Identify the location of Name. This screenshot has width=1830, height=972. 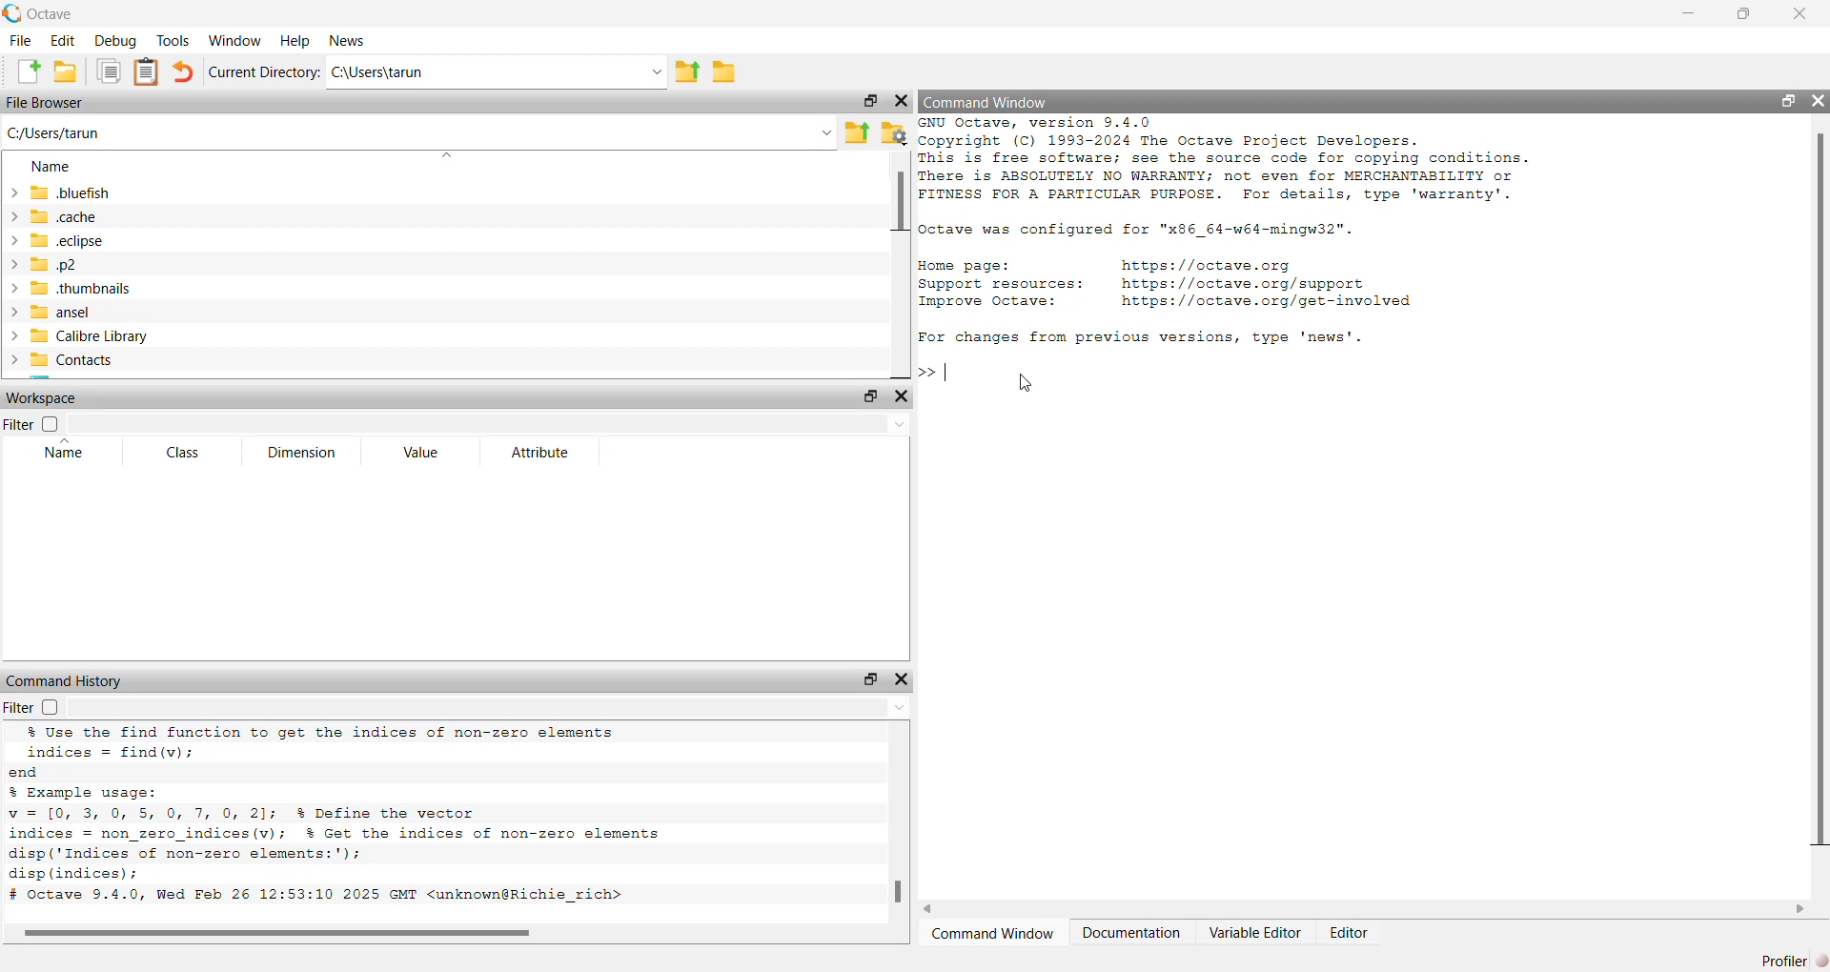
(66, 455).